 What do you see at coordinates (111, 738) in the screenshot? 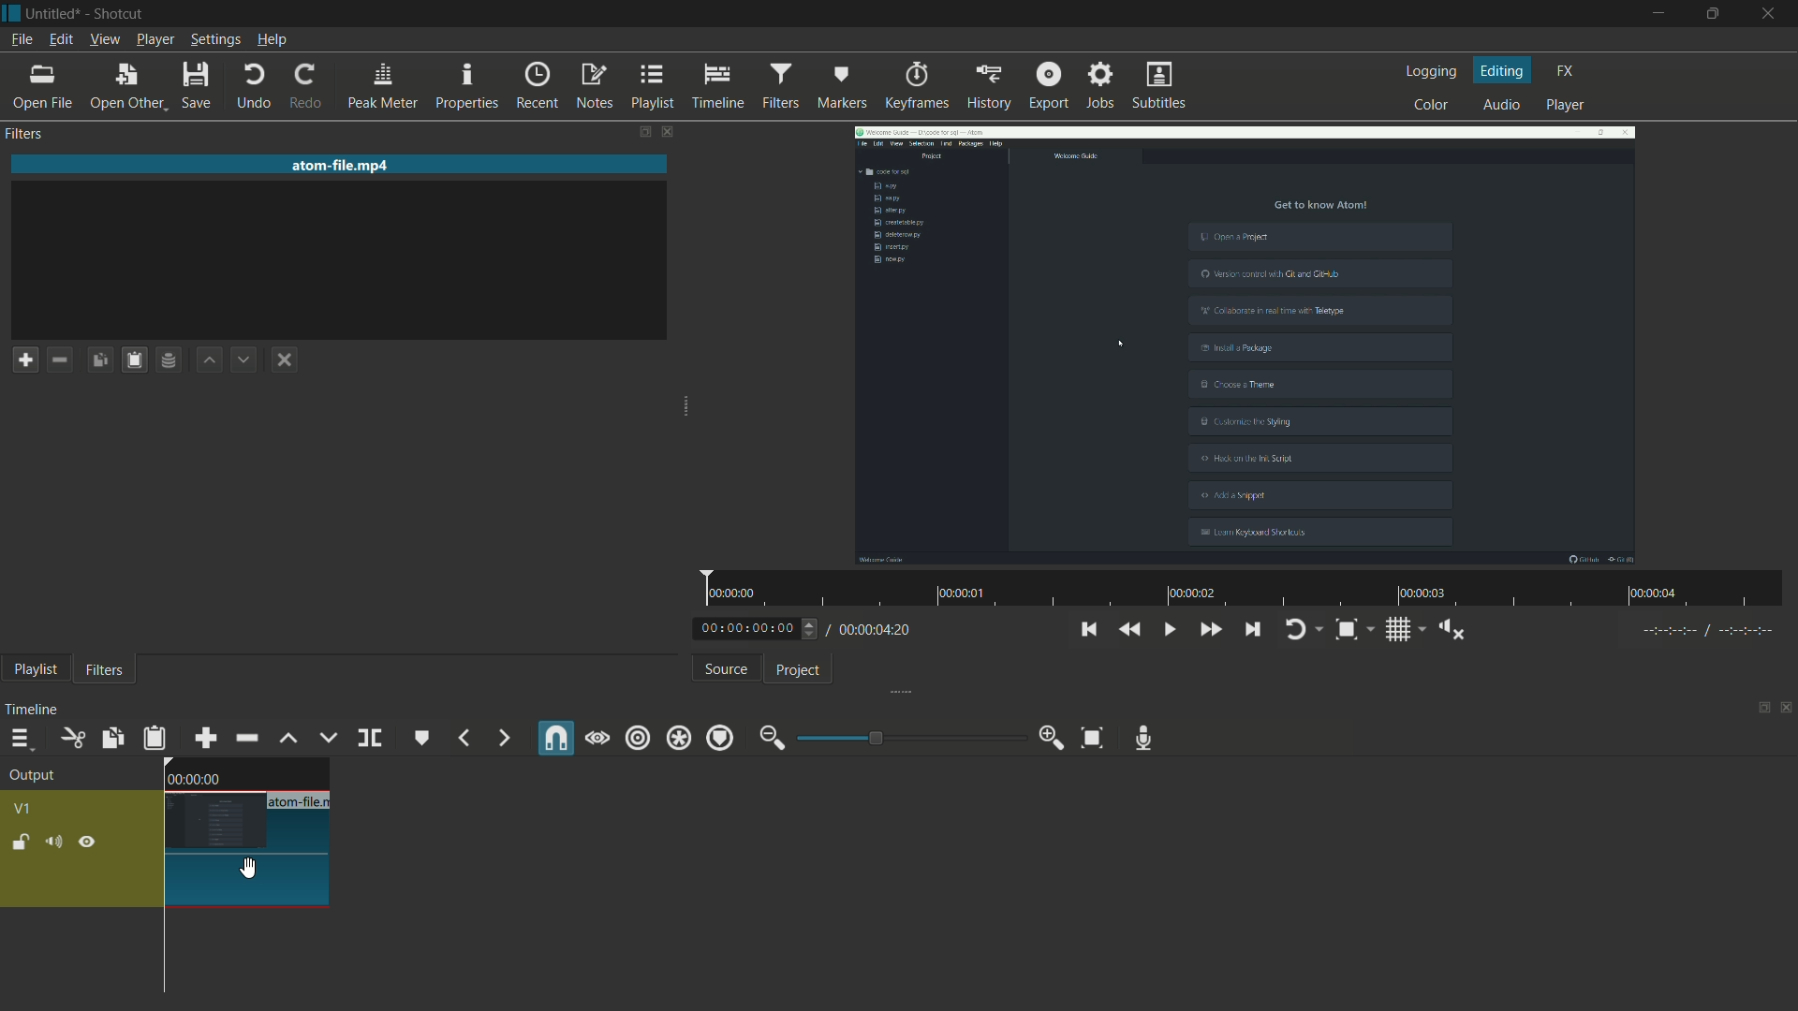
I see `copy` at bounding box center [111, 738].